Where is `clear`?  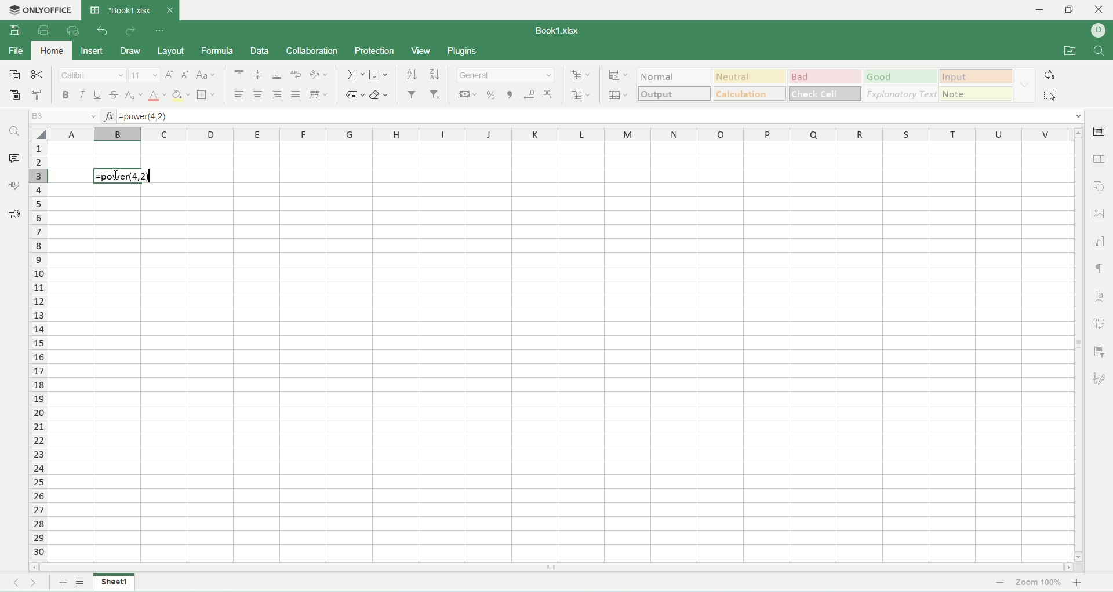
clear is located at coordinates (380, 96).